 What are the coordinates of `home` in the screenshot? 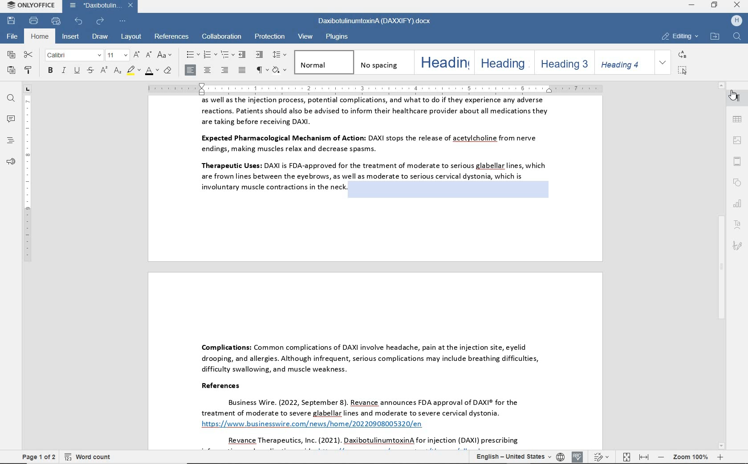 It's located at (41, 36).